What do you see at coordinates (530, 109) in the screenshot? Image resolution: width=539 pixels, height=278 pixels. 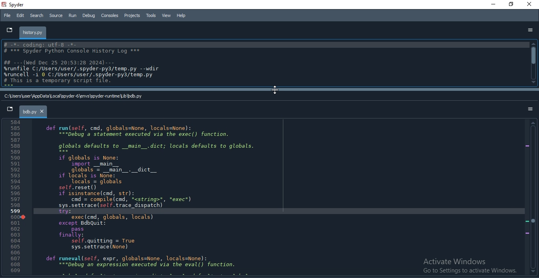 I see `options` at bounding box center [530, 109].